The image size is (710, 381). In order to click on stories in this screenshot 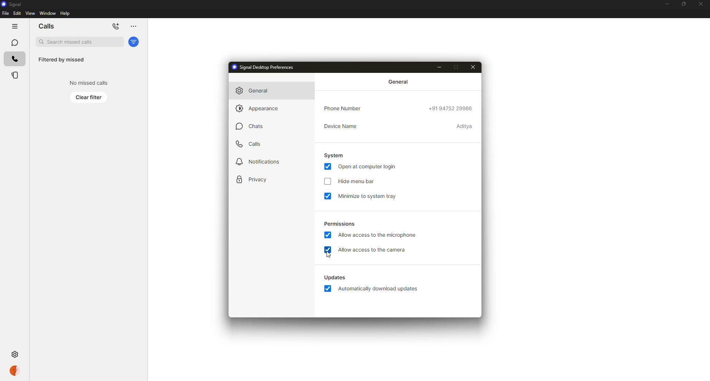, I will do `click(15, 75)`.